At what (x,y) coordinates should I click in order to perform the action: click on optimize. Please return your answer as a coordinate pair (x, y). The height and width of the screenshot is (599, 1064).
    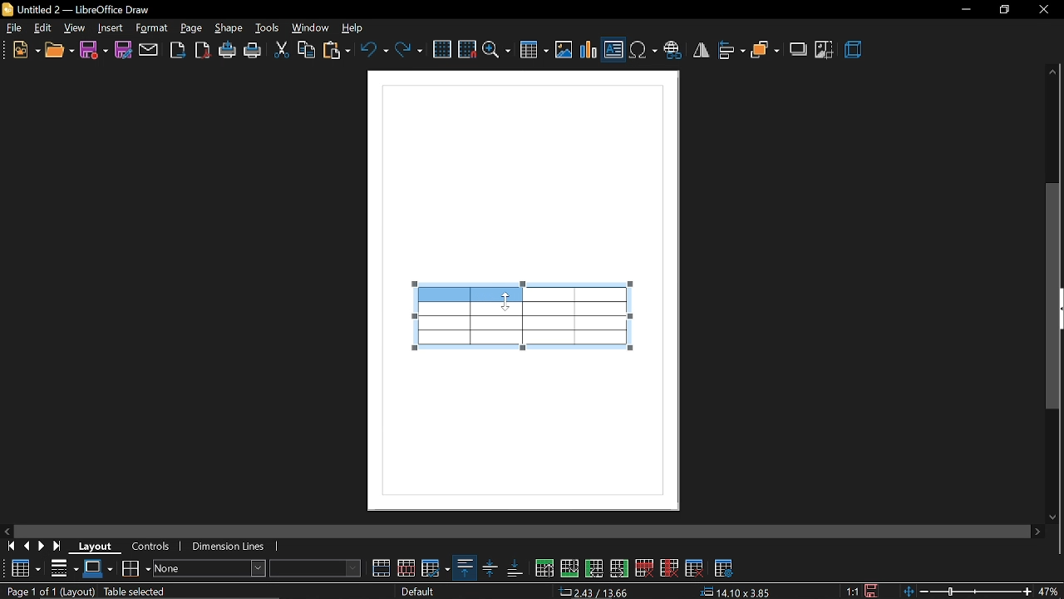
    Looking at the image, I should click on (436, 568).